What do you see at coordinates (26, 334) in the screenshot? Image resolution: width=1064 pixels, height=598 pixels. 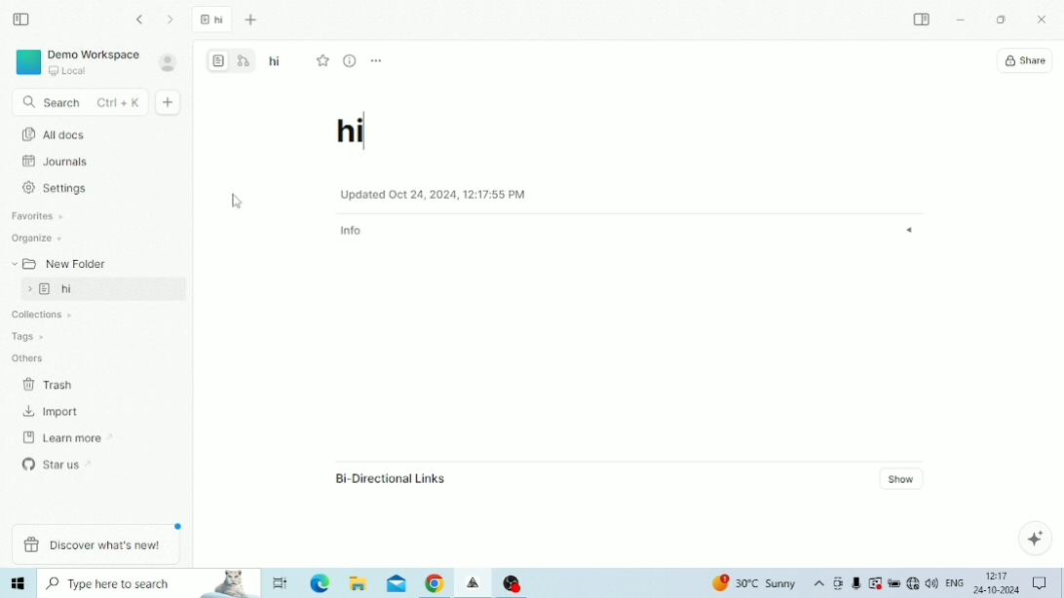 I see `Tags` at bounding box center [26, 334].